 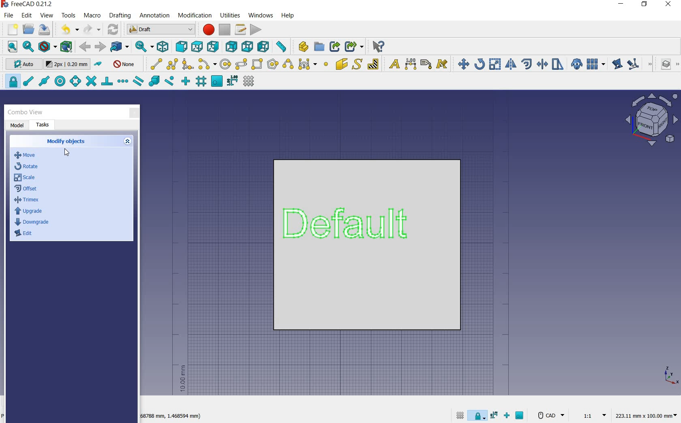 What do you see at coordinates (197, 46) in the screenshot?
I see `top` at bounding box center [197, 46].